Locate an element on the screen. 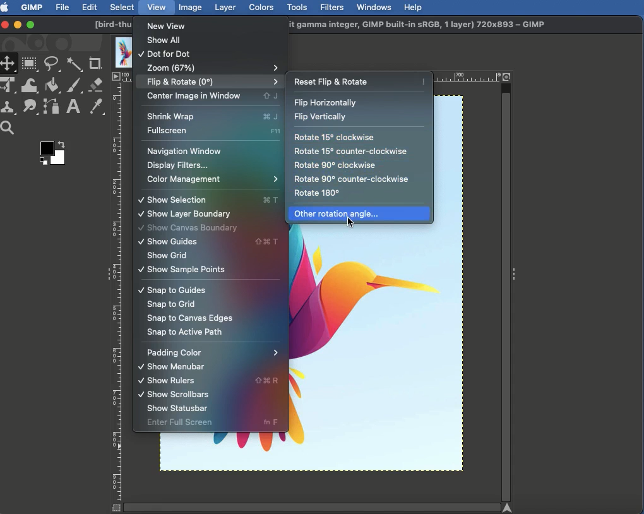 This screenshot has height=514, width=644. [bird-thumbnail] (imported)-3.0 (RGB color 8-bit gamma integer, GIMP built-in SRGB, 1 layer) 720x893 ~ GIMP. is located at coordinates (423, 25).